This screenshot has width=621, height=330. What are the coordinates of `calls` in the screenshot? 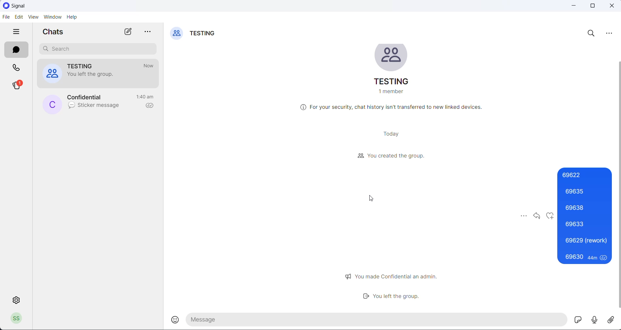 It's located at (17, 69).